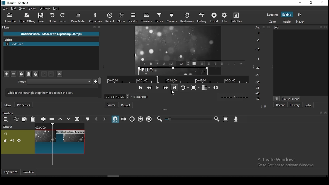  I want to click on timeline, so click(147, 18).